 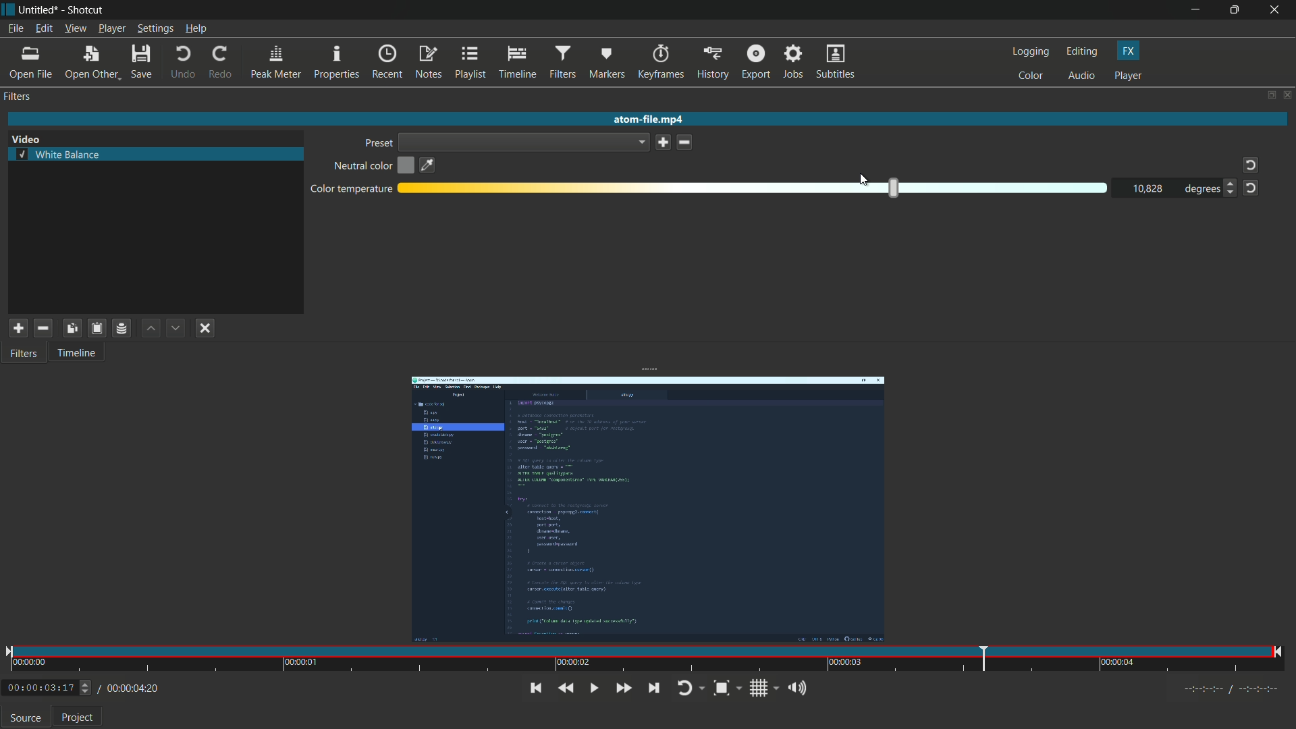 I want to click on peak meter, so click(x=276, y=62).